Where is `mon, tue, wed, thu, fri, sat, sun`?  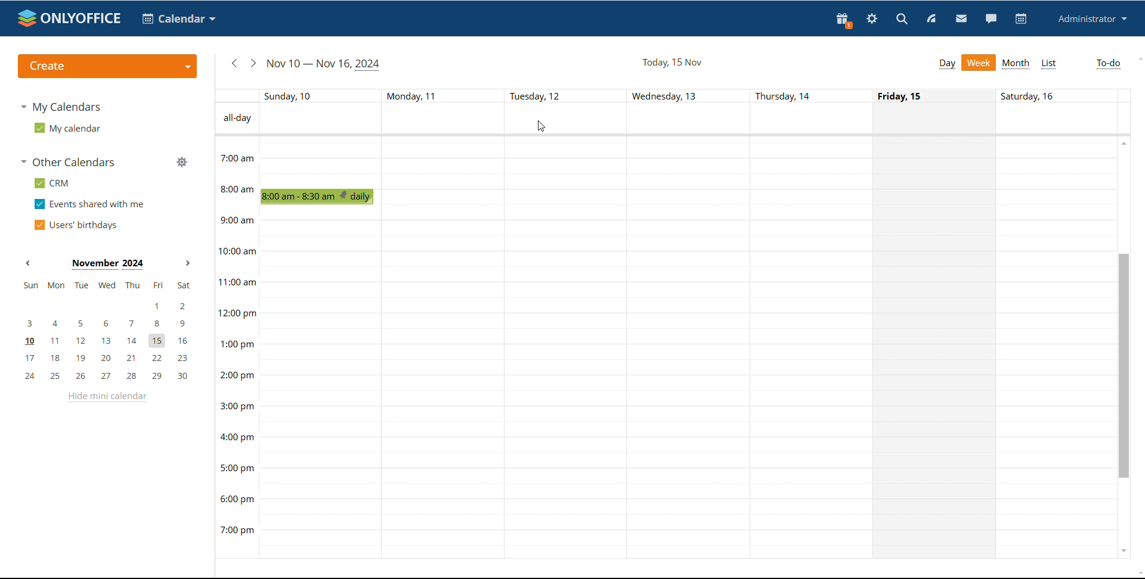
mon, tue, wed, thu, fri, sat, sun is located at coordinates (107, 286).